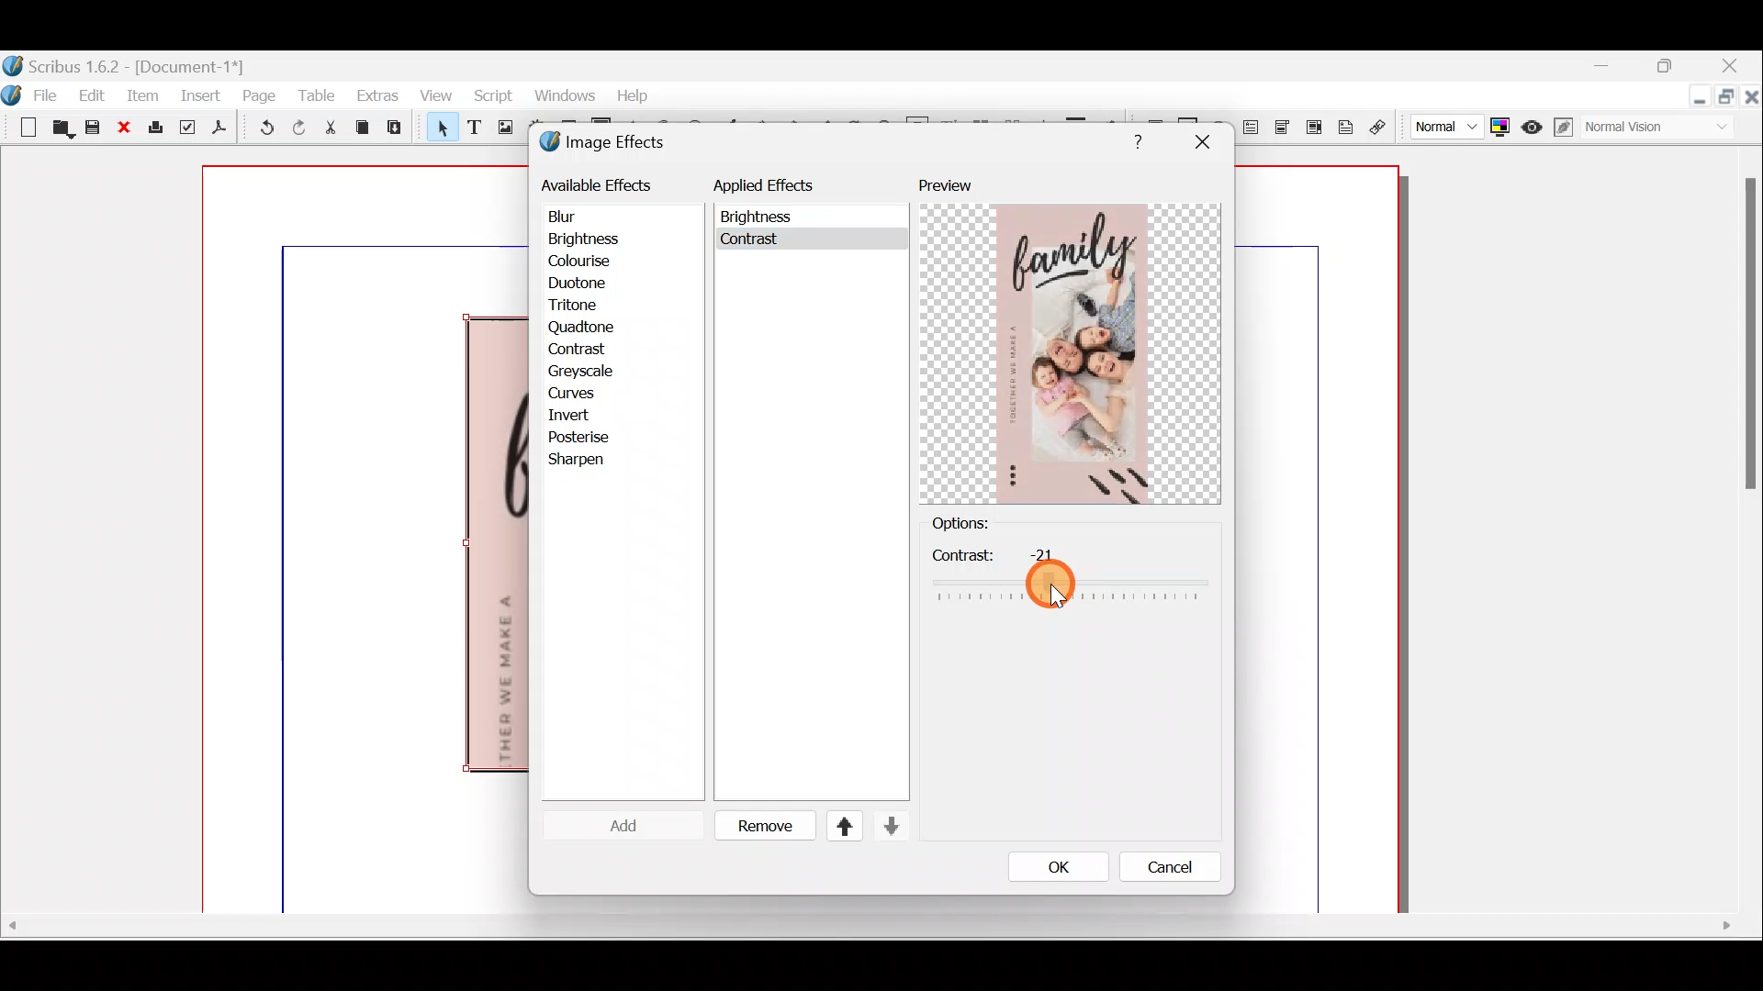  What do you see at coordinates (587, 372) in the screenshot?
I see `Greyscale` at bounding box center [587, 372].